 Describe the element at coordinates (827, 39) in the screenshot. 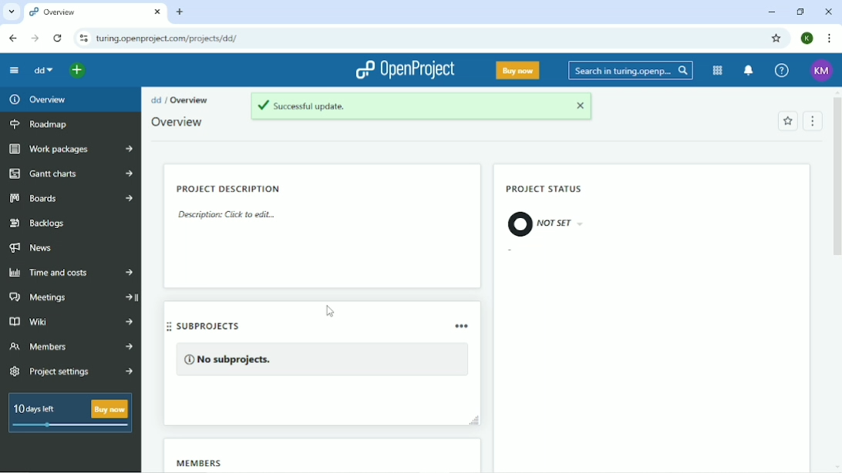

I see `Customize and control google chrome` at that location.